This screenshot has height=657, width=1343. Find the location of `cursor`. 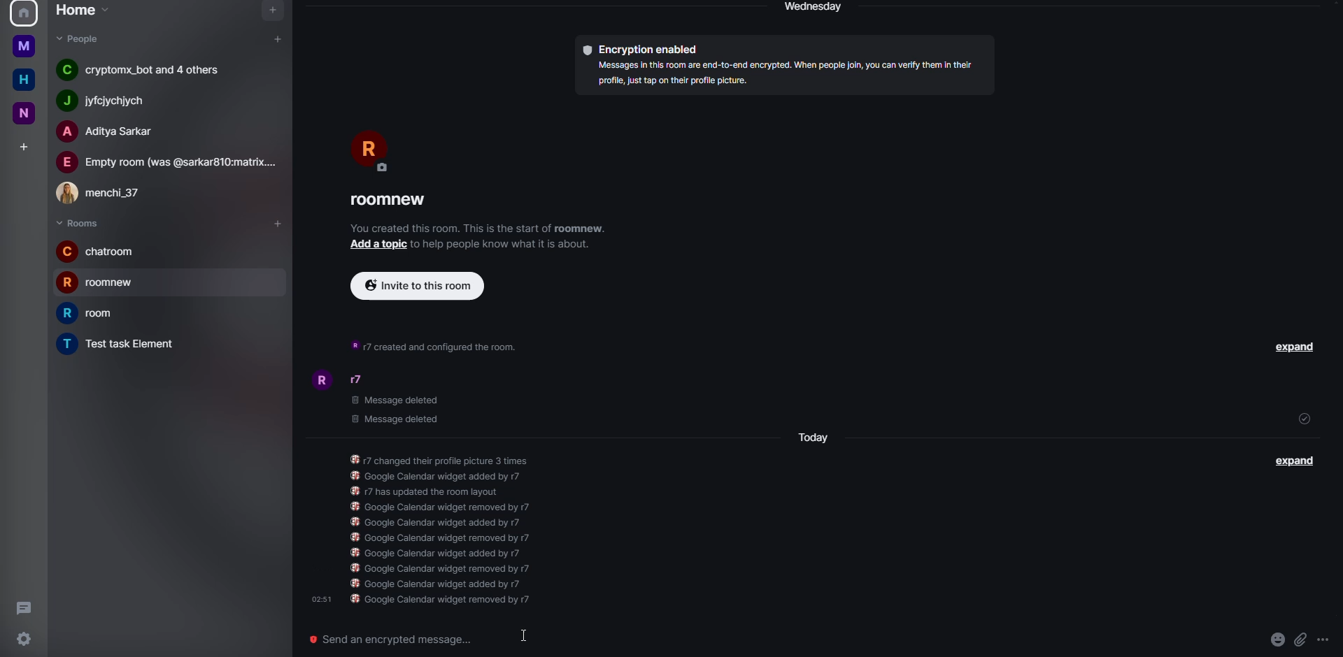

cursor is located at coordinates (524, 637).